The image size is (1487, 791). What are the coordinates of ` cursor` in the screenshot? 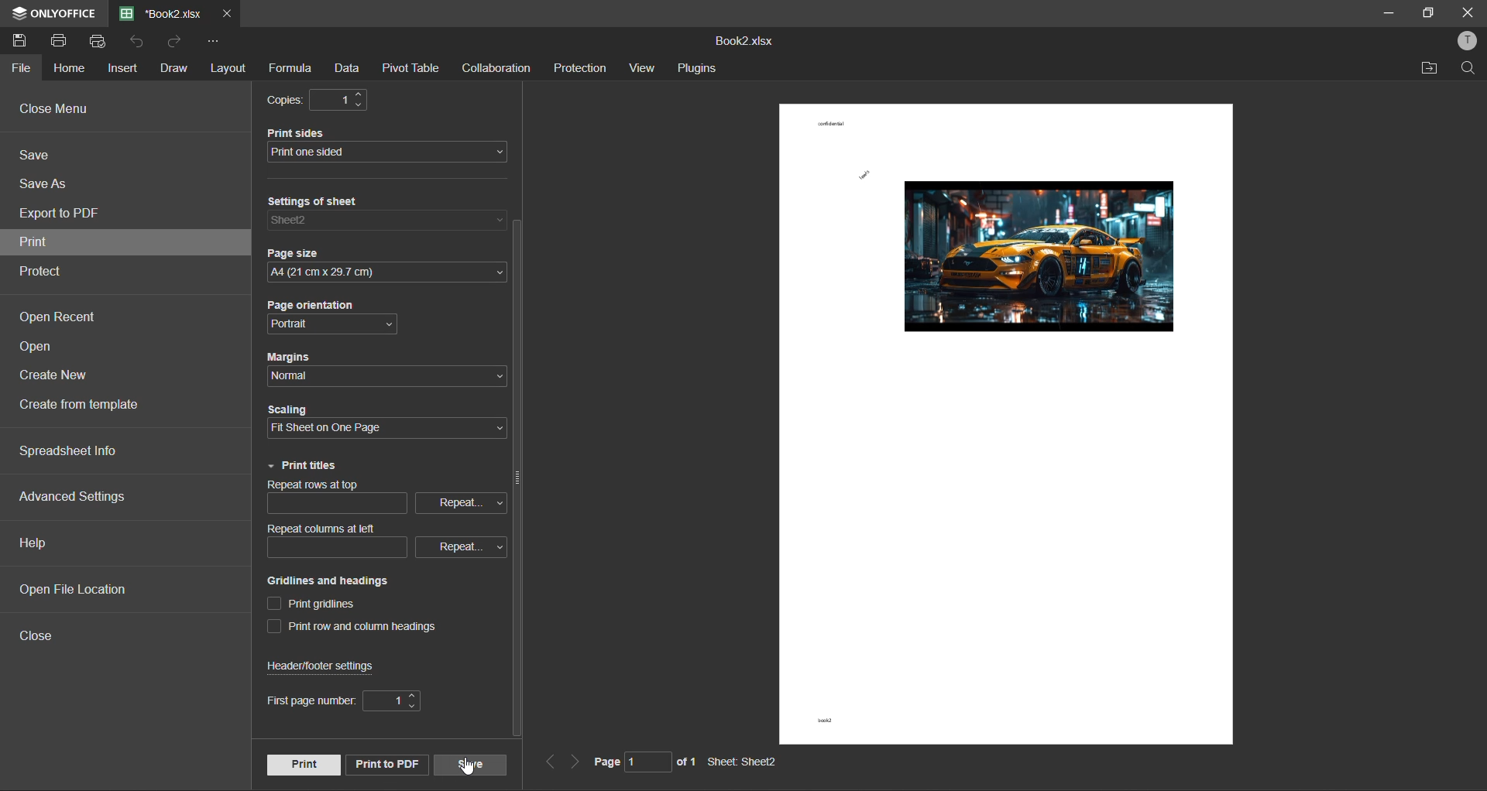 It's located at (469, 767).